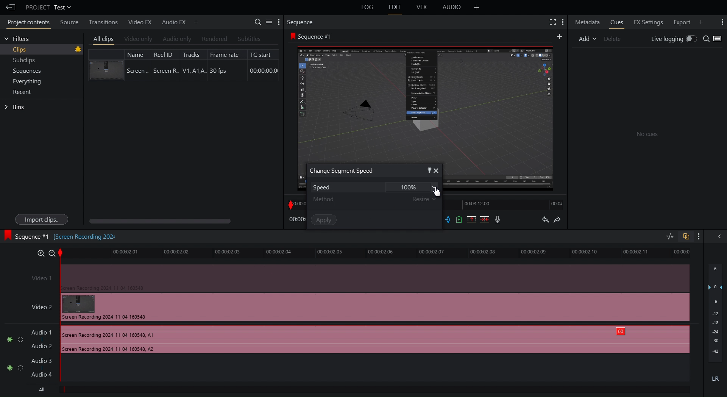  Describe the element at coordinates (647, 135) in the screenshot. I see `No cues` at that location.